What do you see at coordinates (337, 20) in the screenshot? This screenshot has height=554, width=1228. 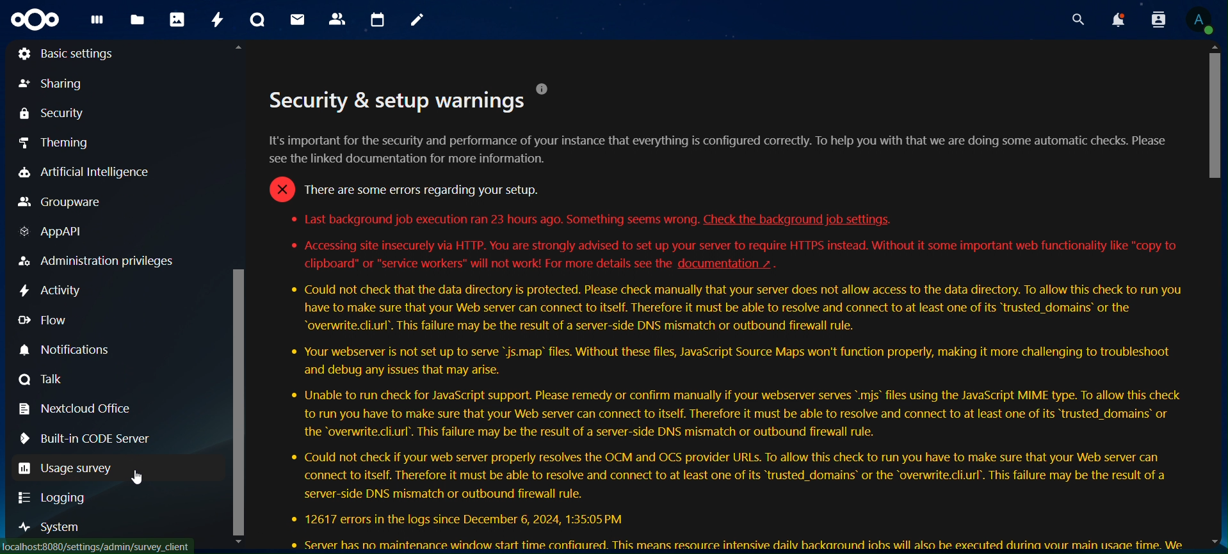 I see `contacts` at bounding box center [337, 20].